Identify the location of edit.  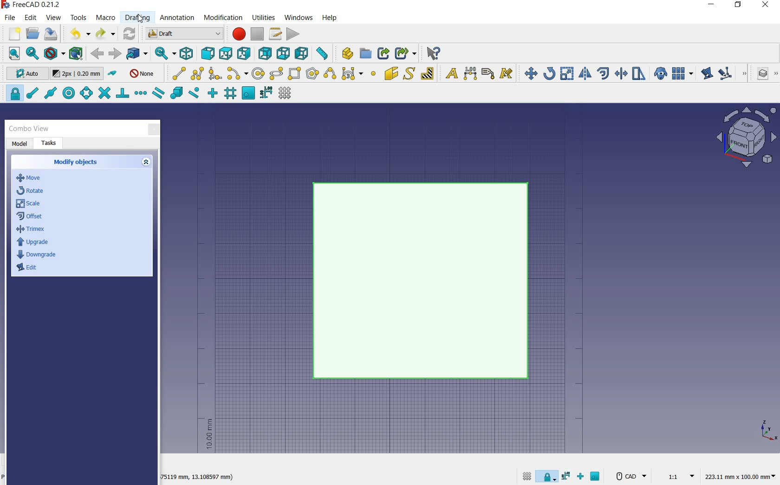
(29, 270).